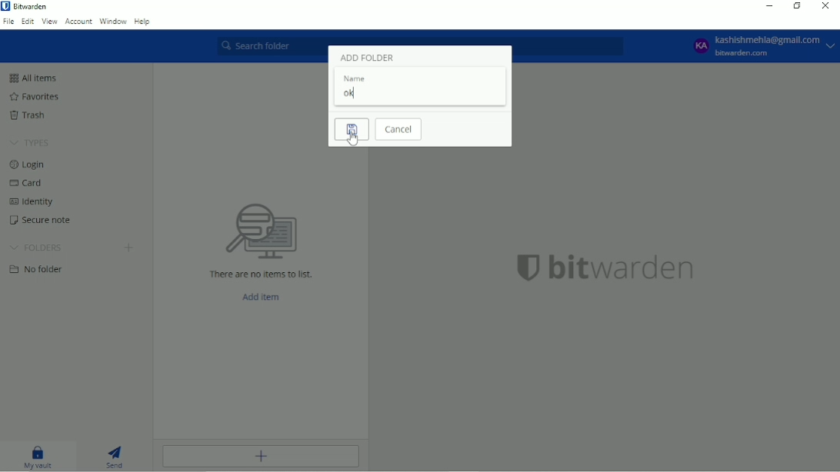 This screenshot has width=840, height=472. Describe the element at coordinates (31, 165) in the screenshot. I see `Login` at that location.